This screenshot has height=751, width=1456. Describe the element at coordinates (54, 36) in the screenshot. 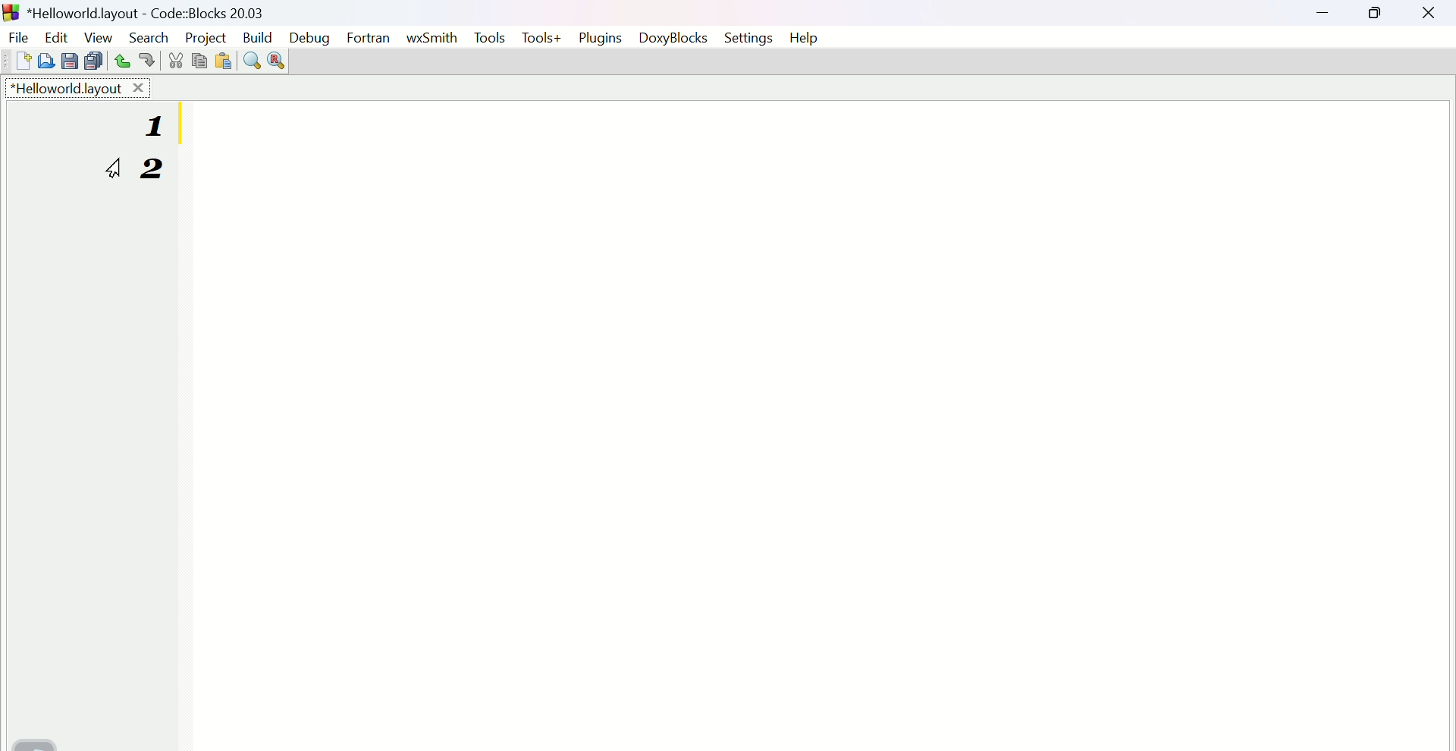

I see `Edit` at that location.